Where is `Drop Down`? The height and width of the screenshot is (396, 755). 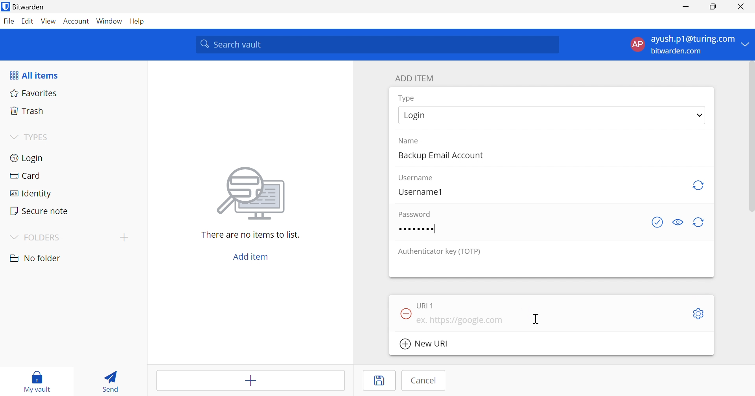 Drop Down is located at coordinates (748, 44).